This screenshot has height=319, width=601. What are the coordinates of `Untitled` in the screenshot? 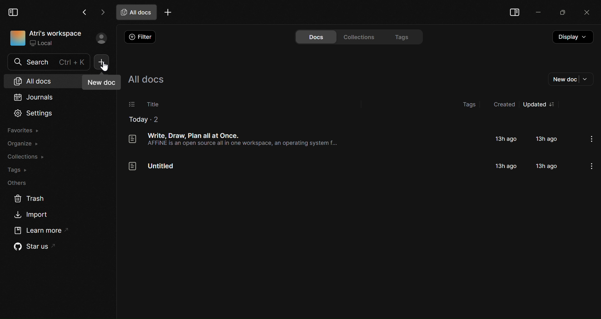 It's located at (161, 166).